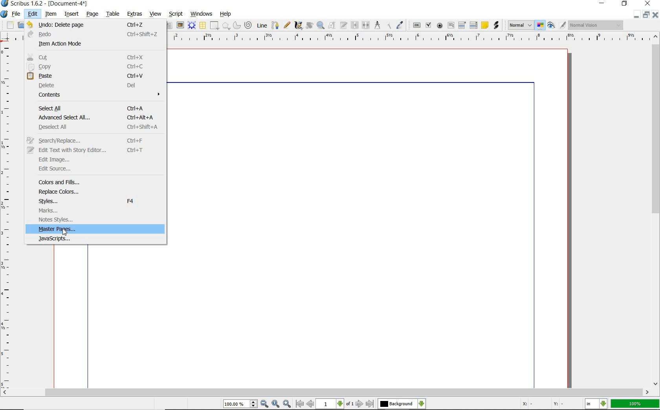  Describe the element at coordinates (65, 232) in the screenshot. I see `Cursor` at that location.